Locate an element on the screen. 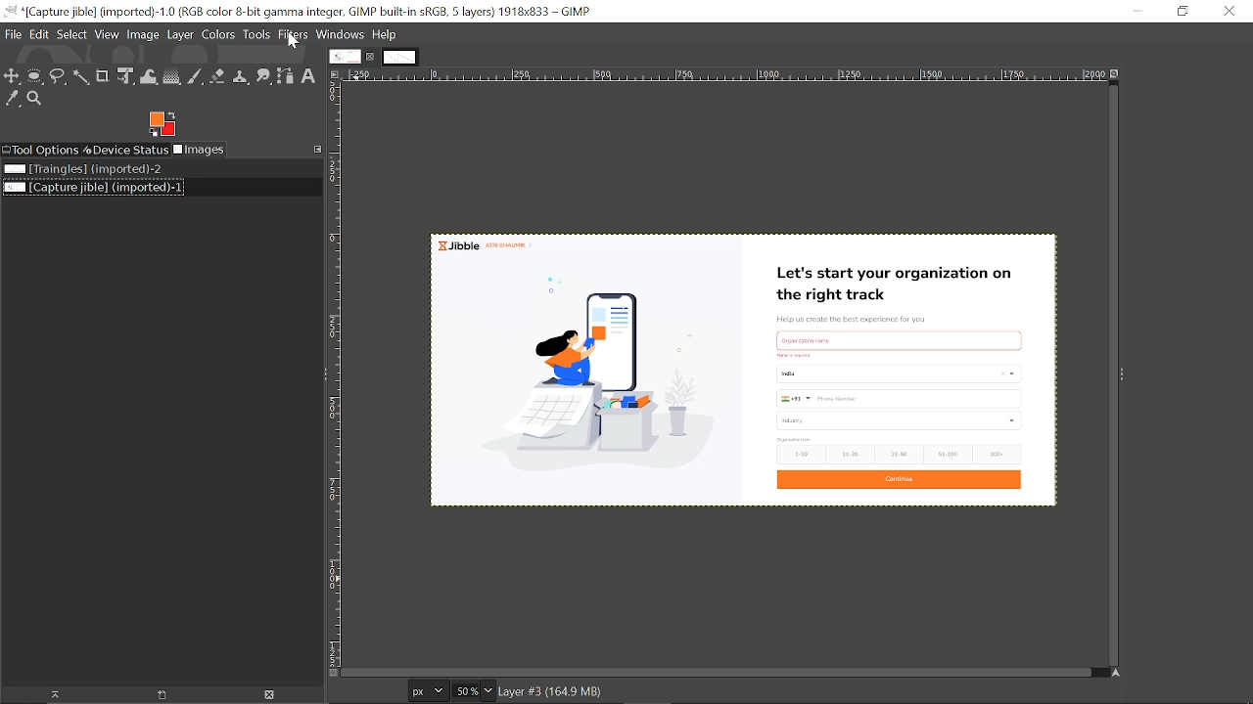 Image resolution: width=1253 pixels, height=704 pixels. Smudge tool is located at coordinates (264, 75).